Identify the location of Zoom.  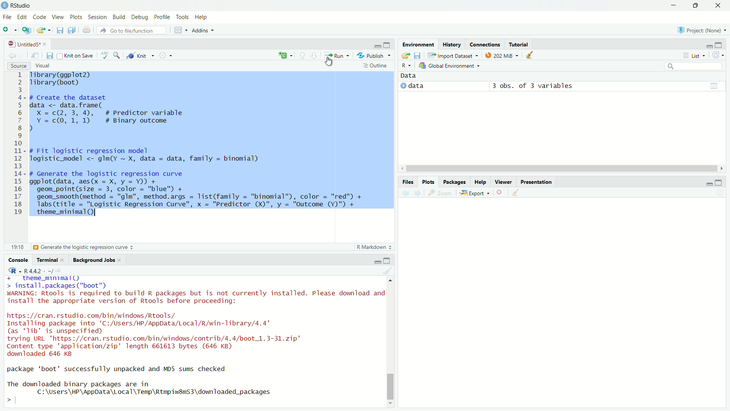
(439, 193).